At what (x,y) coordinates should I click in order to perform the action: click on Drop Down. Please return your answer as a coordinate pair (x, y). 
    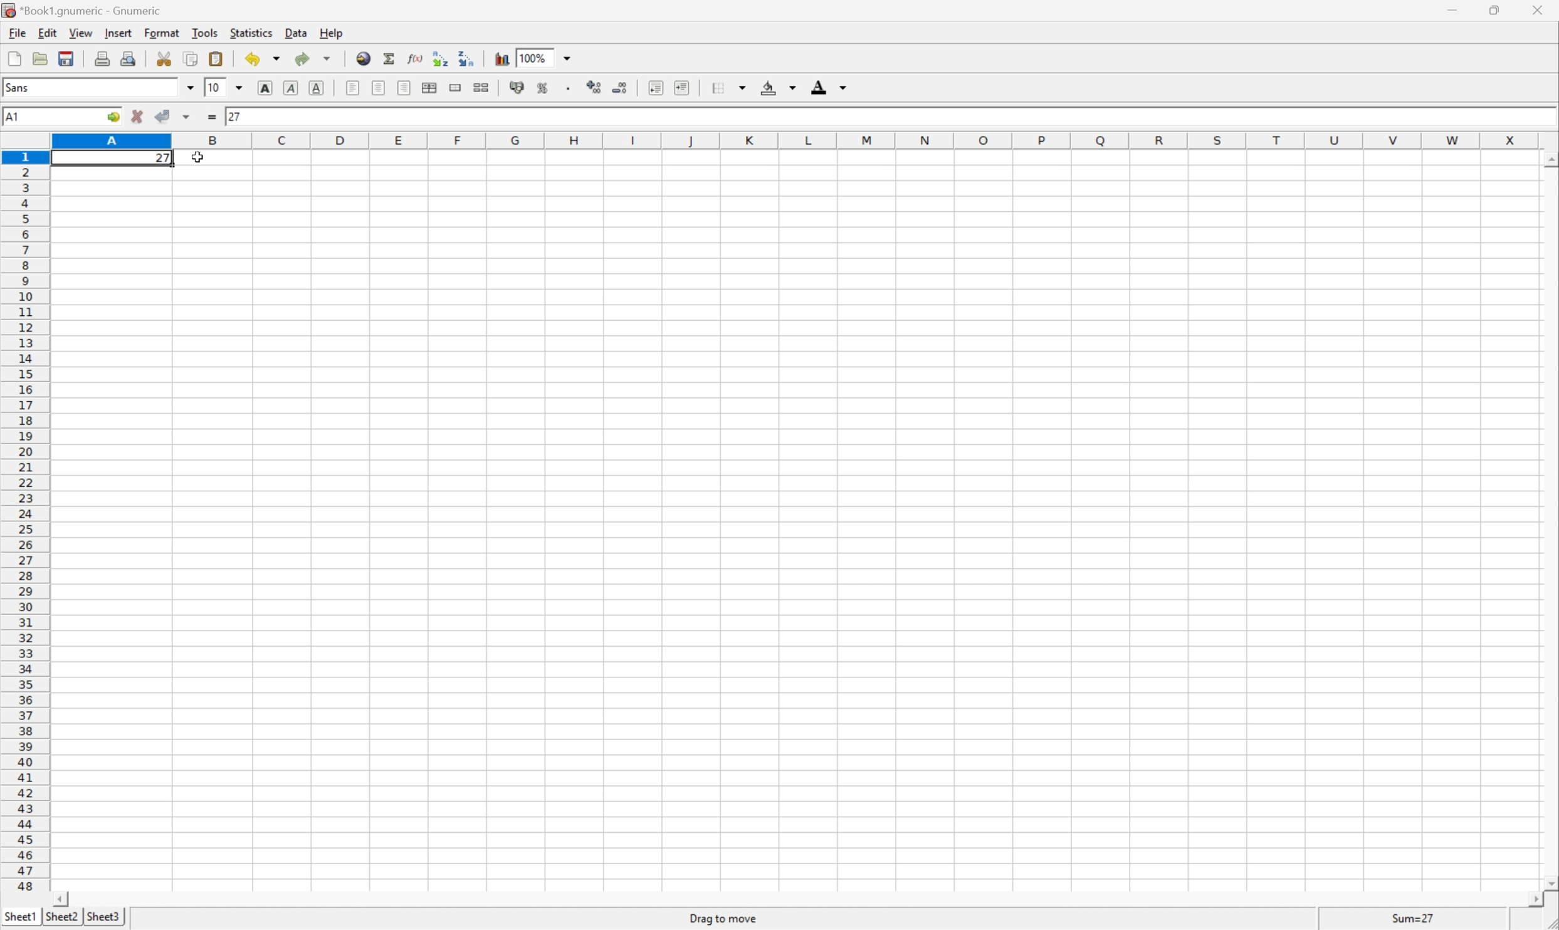
    Looking at the image, I should click on (242, 88).